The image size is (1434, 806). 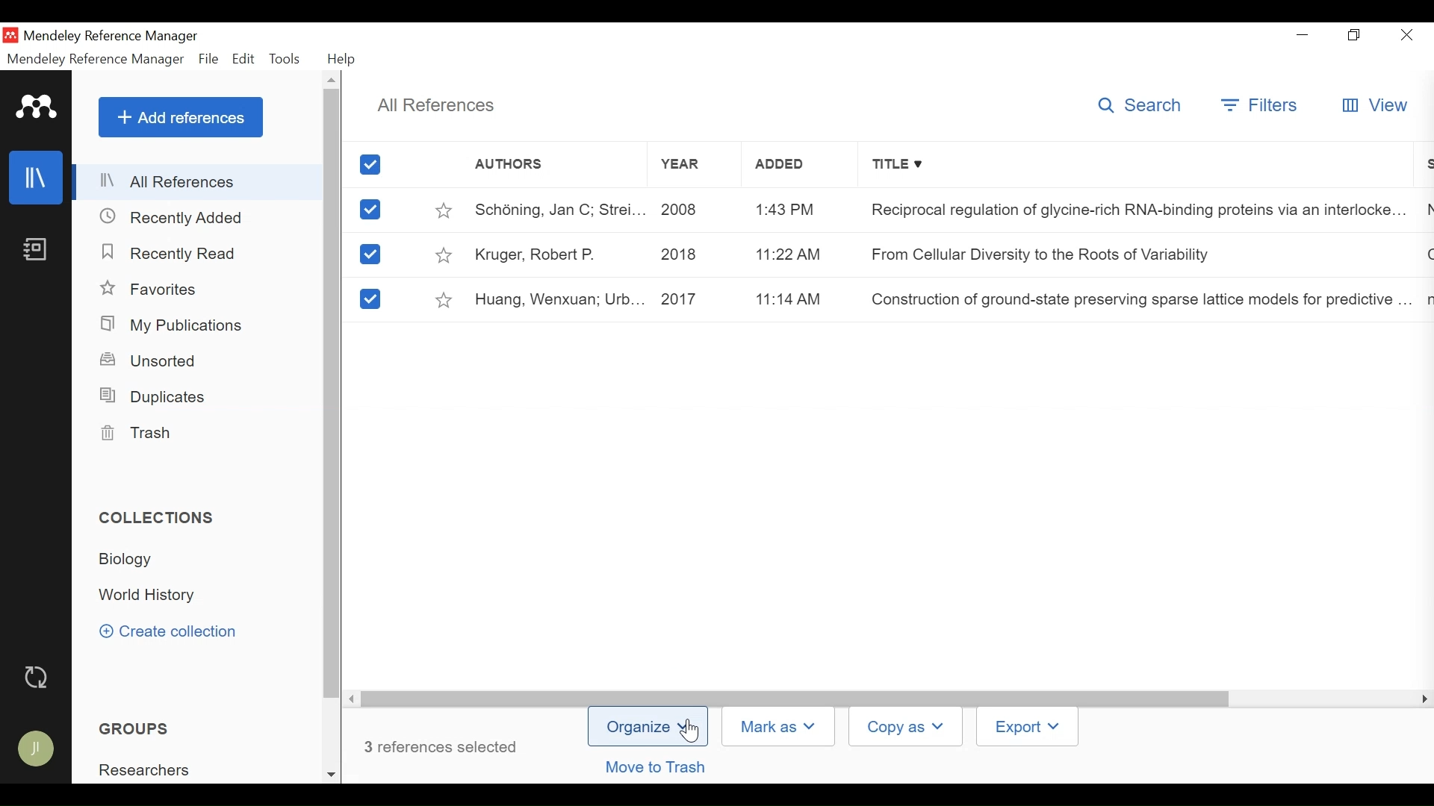 I want to click on Recently Read, so click(x=173, y=254).